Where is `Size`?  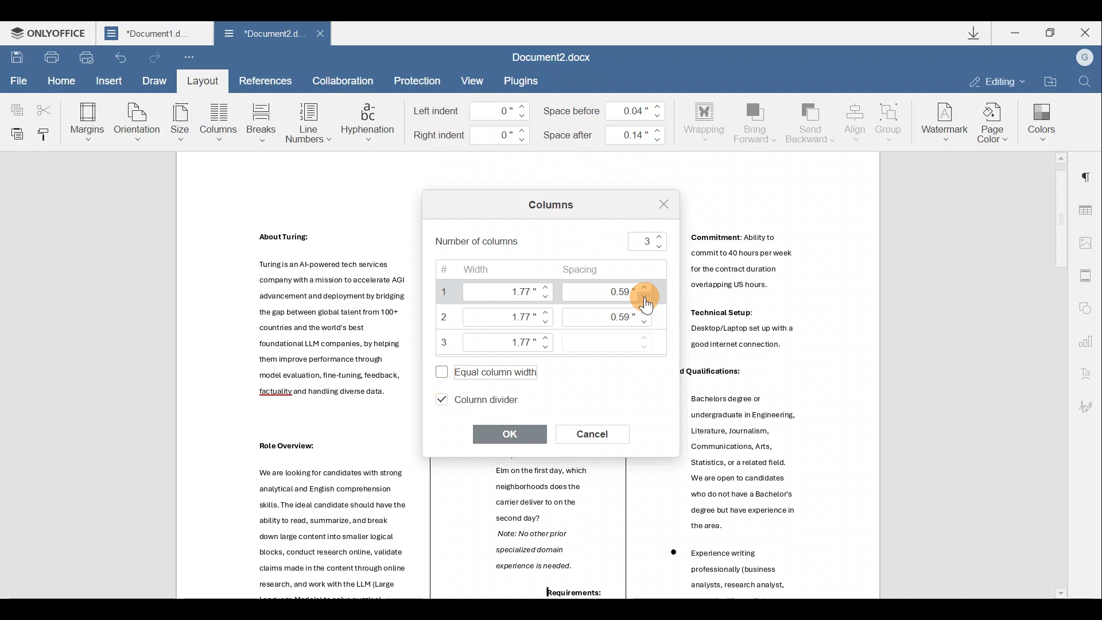 Size is located at coordinates (180, 123).